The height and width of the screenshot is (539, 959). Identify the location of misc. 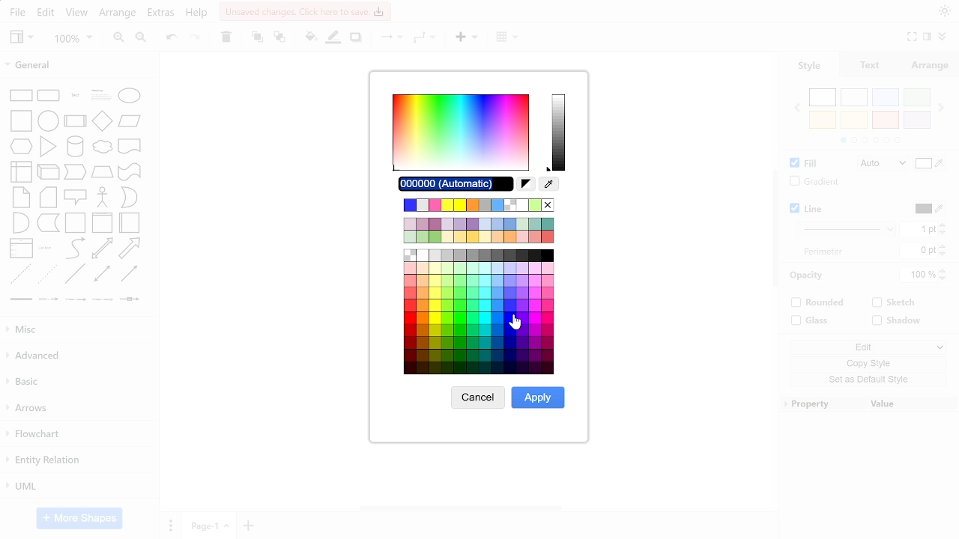
(76, 329).